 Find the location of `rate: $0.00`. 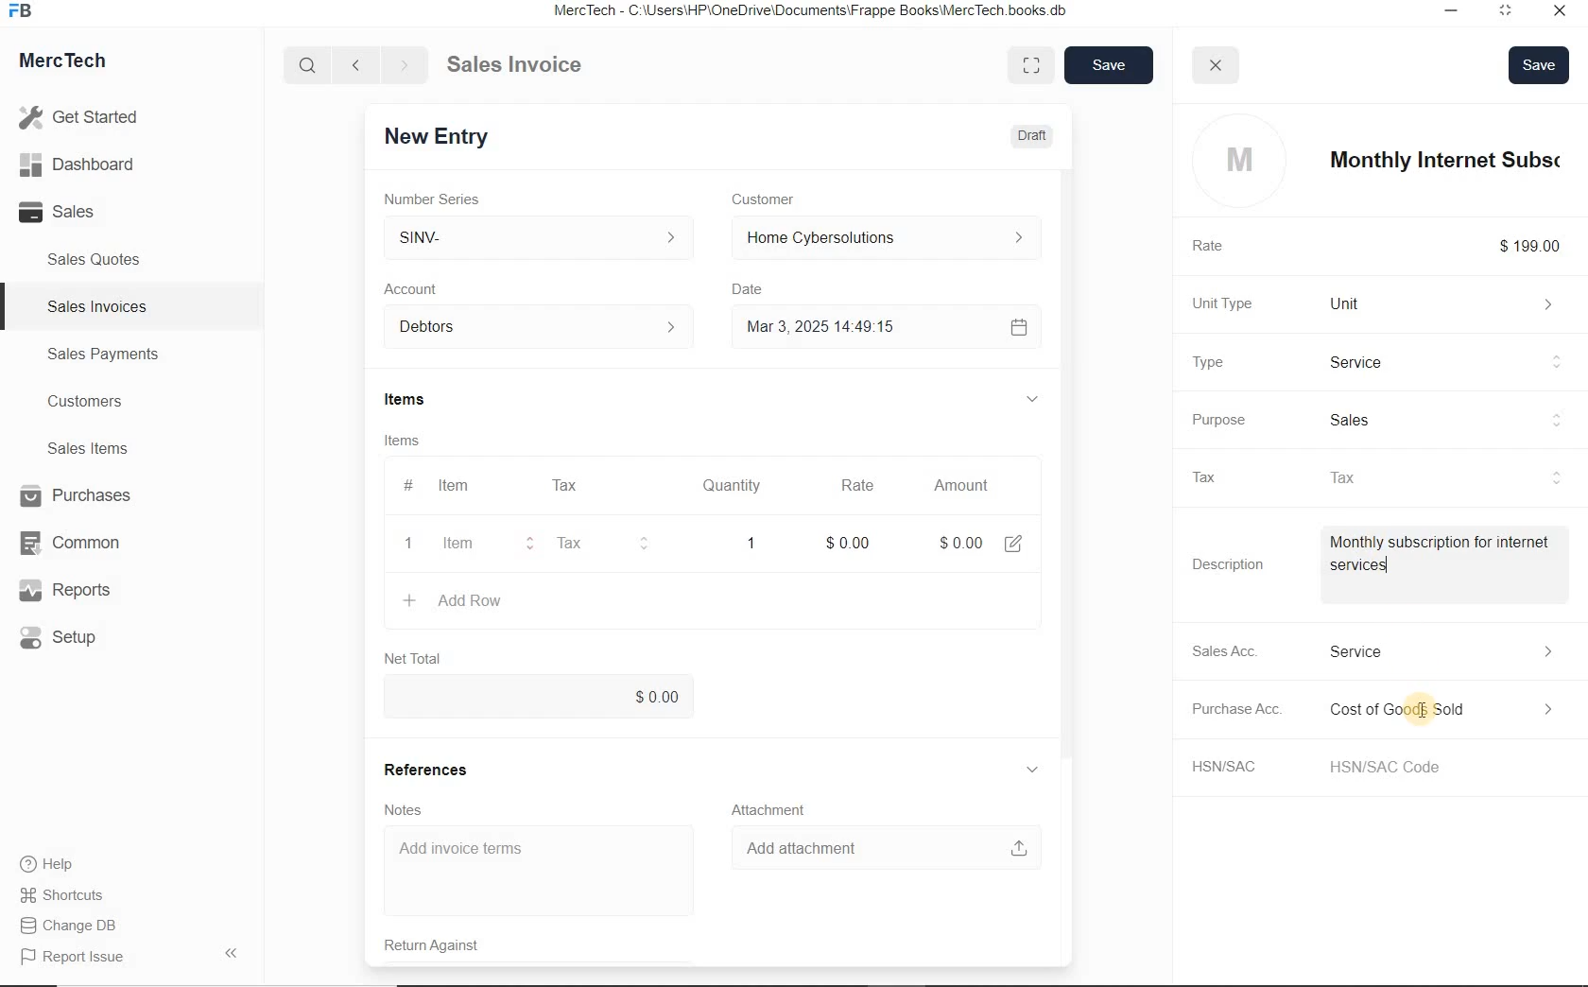

rate: $0.00 is located at coordinates (847, 541).